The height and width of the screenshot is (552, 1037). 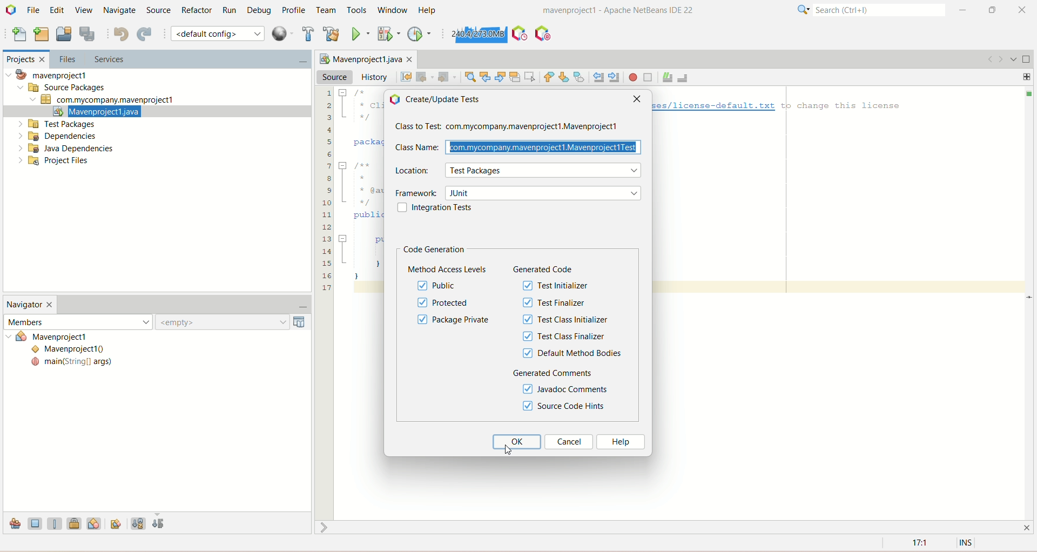 What do you see at coordinates (77, 321) in the screenshot?
I see `members` at bounding box center [77, 321].